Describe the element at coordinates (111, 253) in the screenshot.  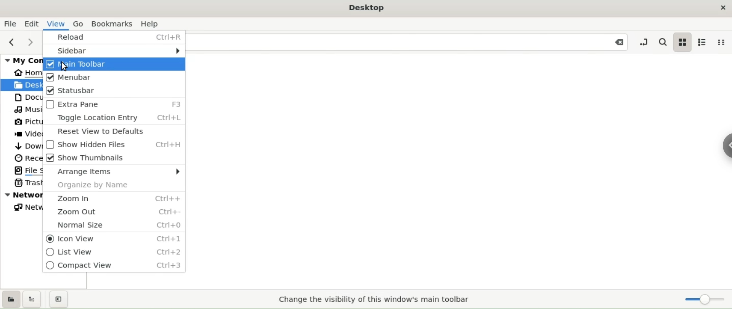
I see `list view` at that location.